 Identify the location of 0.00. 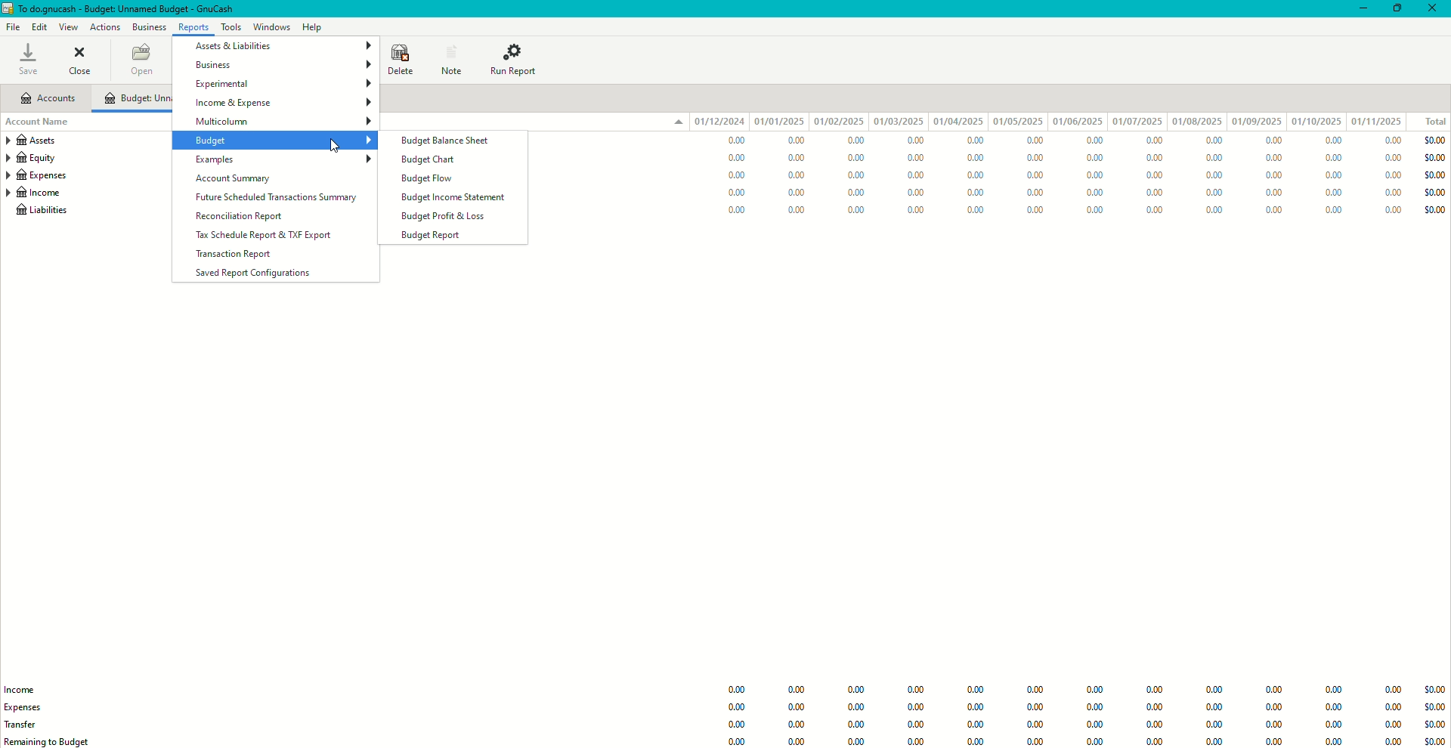
(860, 156).